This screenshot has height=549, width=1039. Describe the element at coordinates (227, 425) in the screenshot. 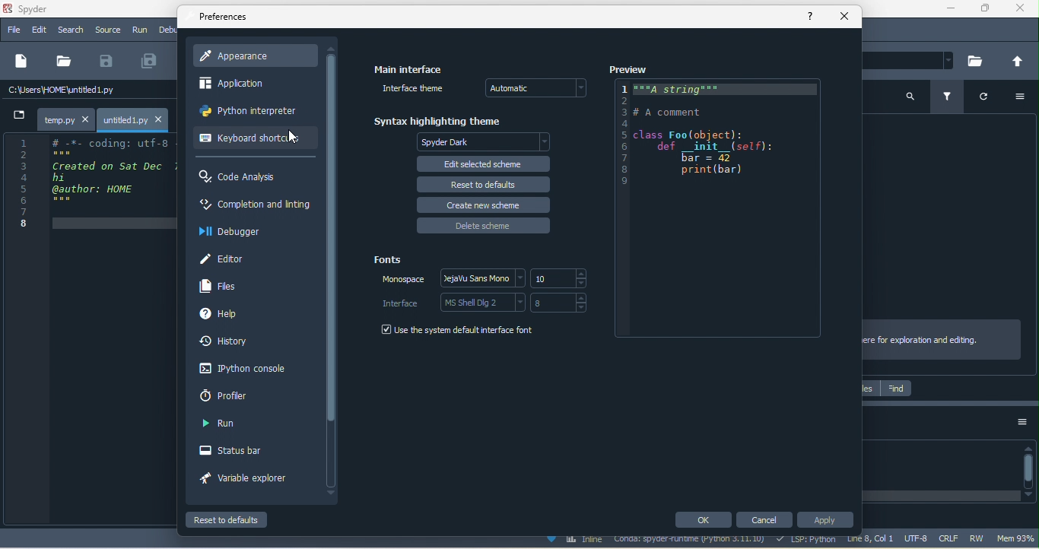

I see `run` at that location.